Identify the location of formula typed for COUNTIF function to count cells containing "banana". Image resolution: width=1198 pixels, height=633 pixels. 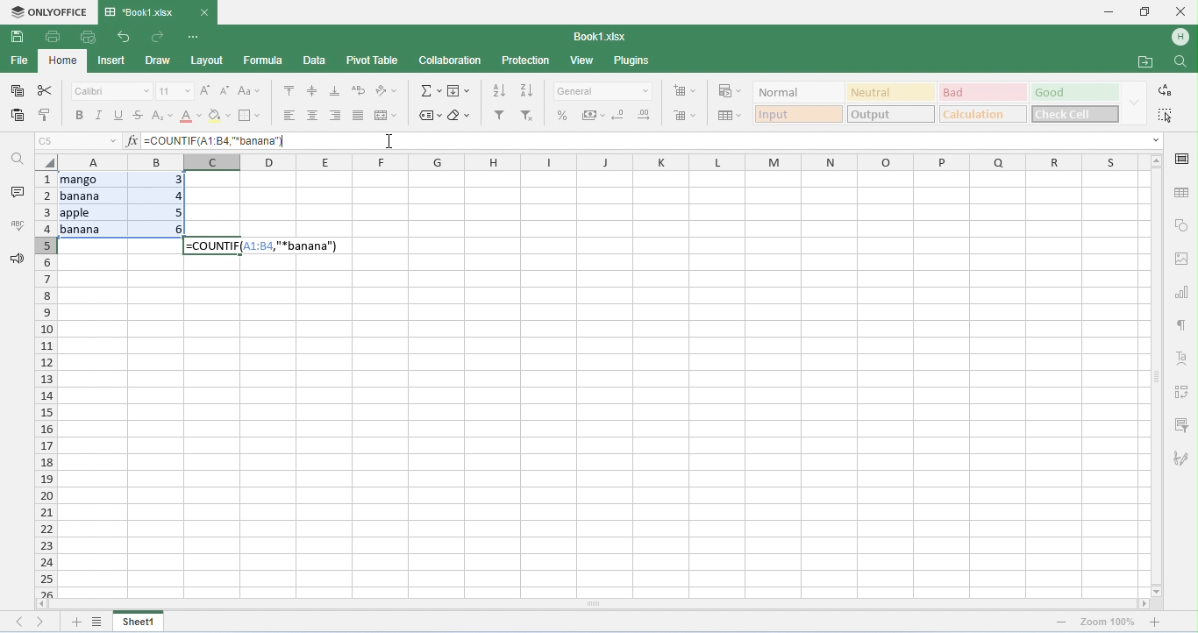
(219, 141).